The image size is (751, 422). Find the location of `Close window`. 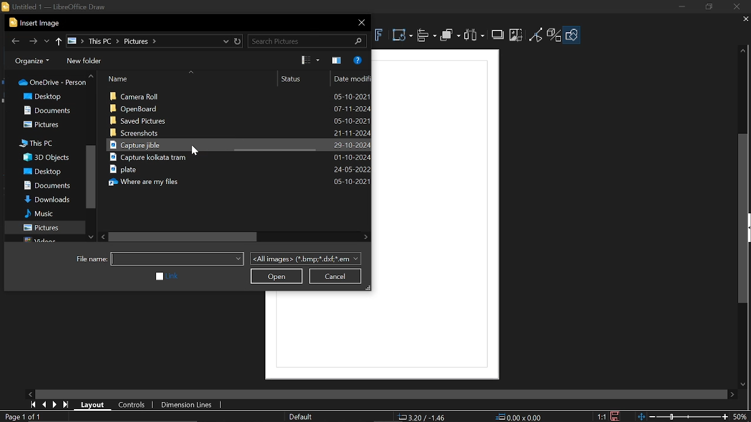

Close window is located at coordinates (355, 25).